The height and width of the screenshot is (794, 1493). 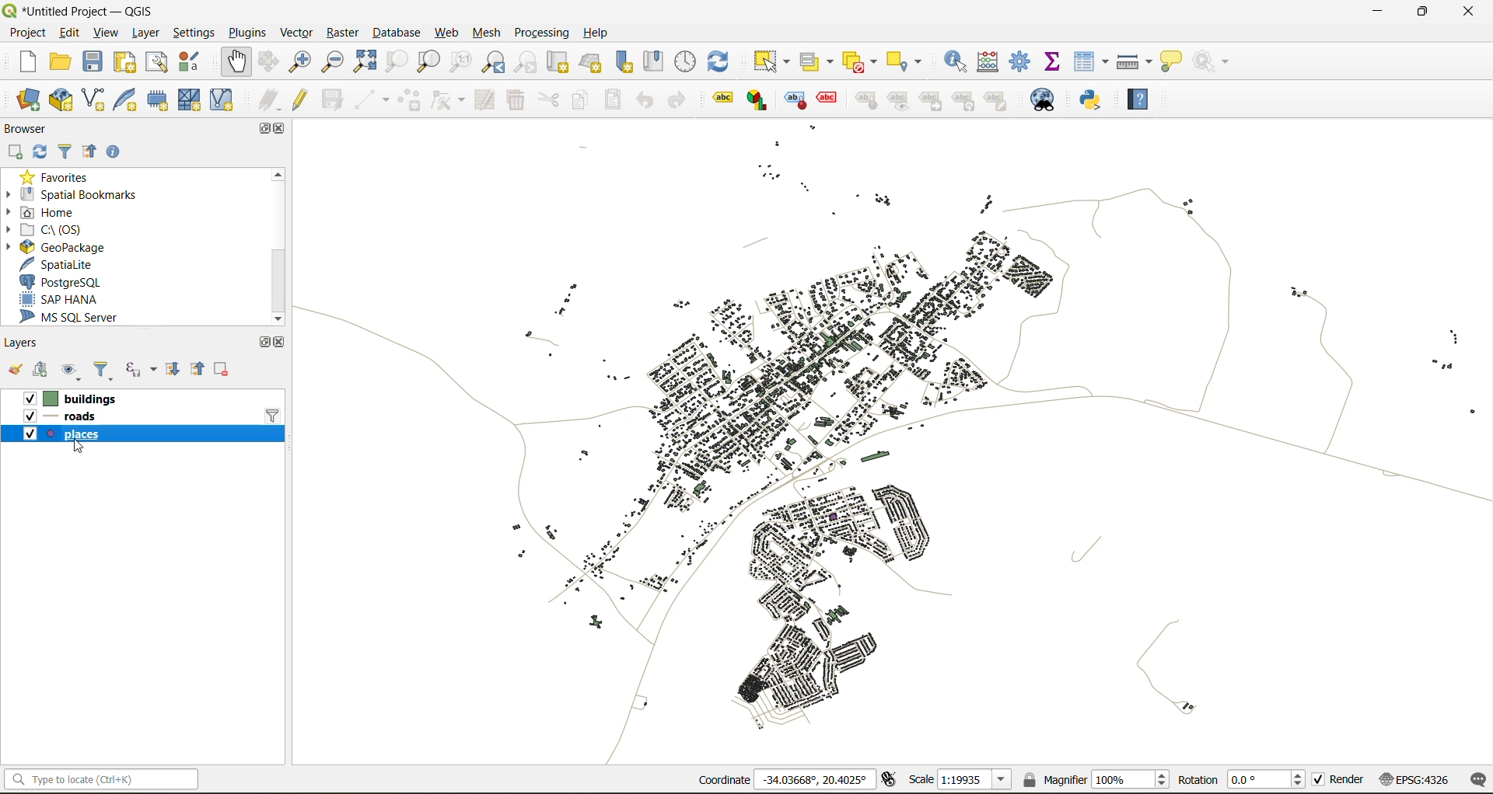 What do you see at coordinates (239, 61) in the screenshot?
I see `pan map` at bounding box center [239, 61].